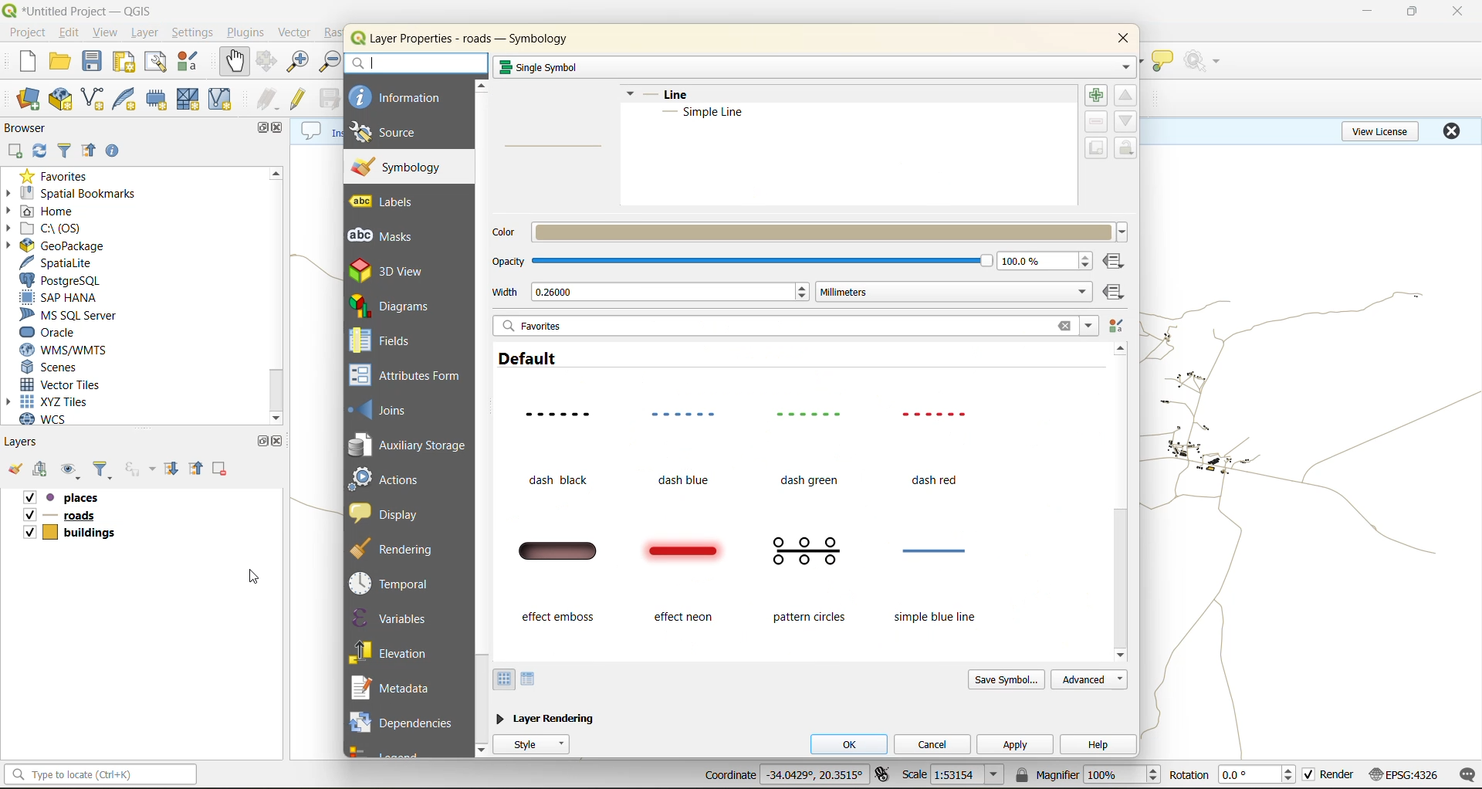 Image resolution: width=1482 pixels, height=789 pixels. I want to click on layer, so click(144, 33).